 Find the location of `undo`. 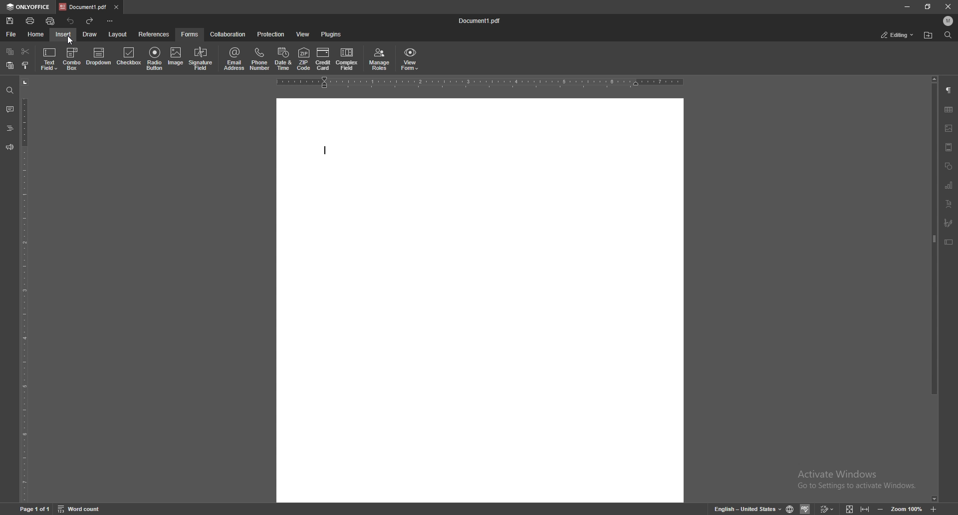

undo is located at coordinates (72, 21).